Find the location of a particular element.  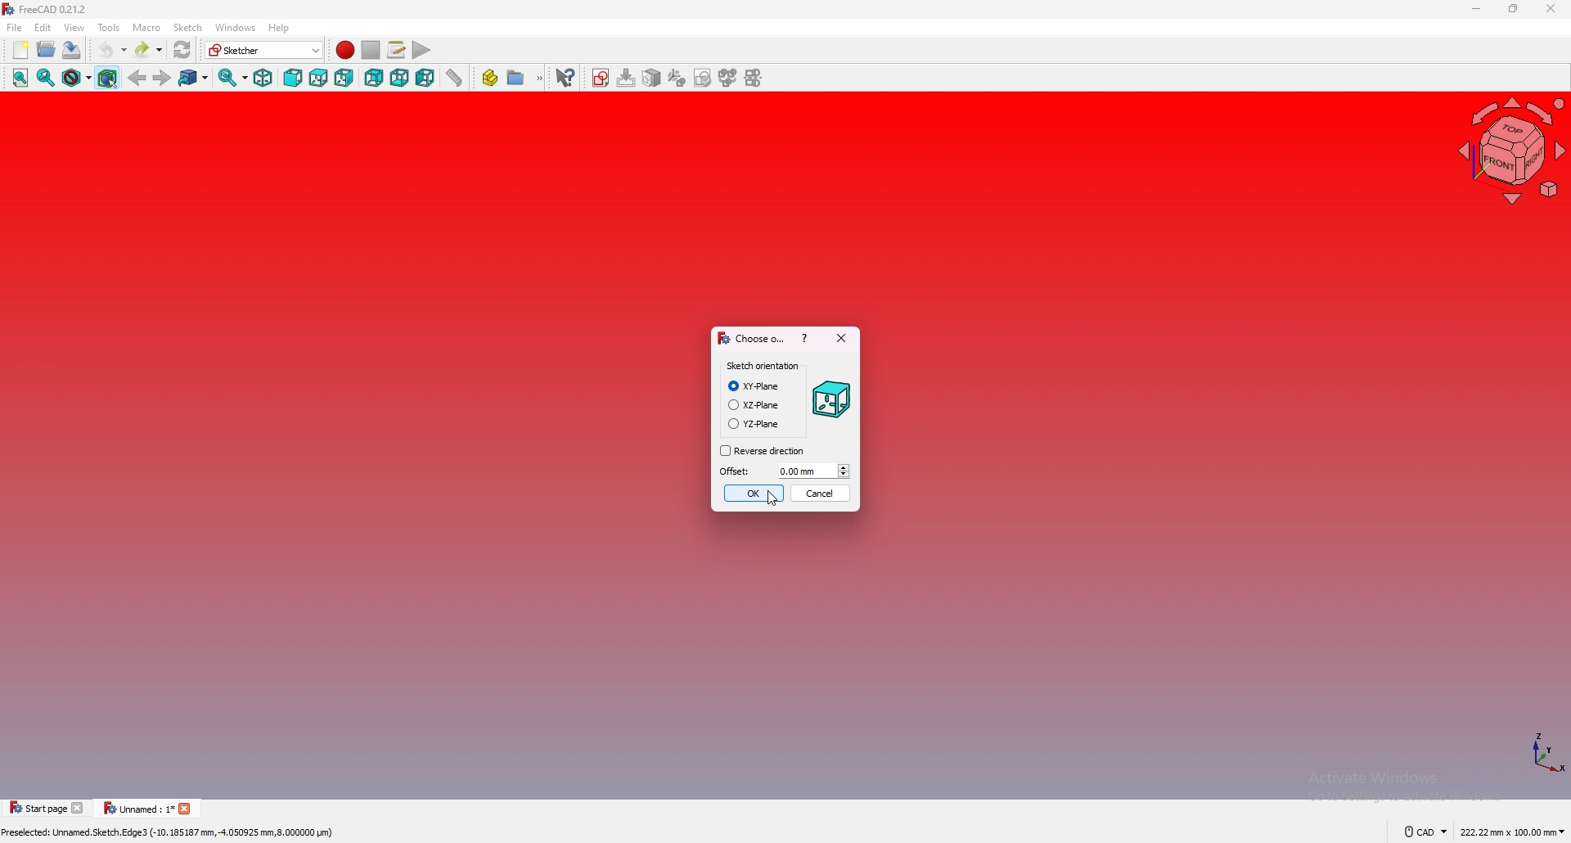

windows is located at coordinates (235, 27).